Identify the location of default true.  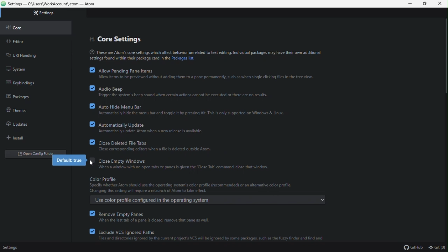
(70, 161).